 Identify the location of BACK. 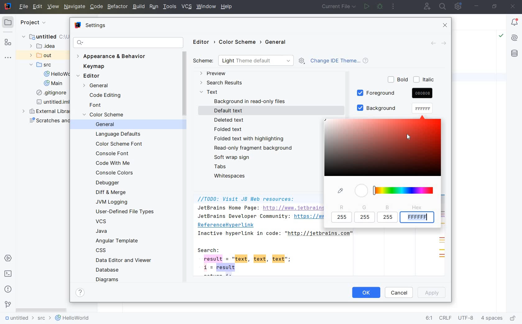
(431, 43).